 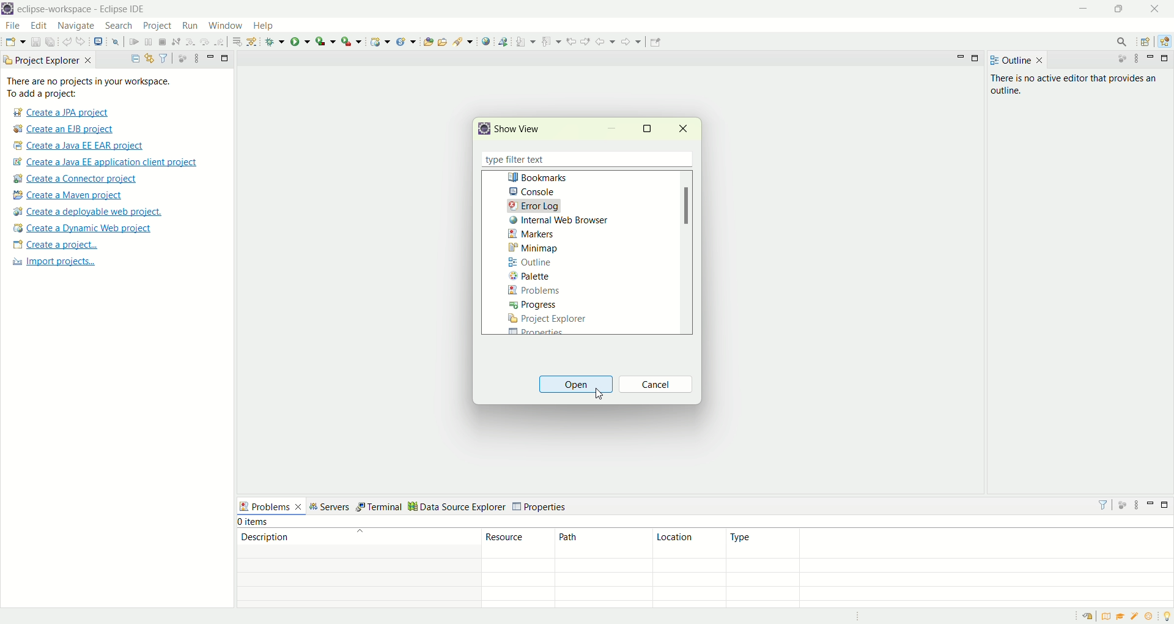 What do you see at coordinates (606, 41) in the screenshot?
I see `back` at bounding box center [606, 41].